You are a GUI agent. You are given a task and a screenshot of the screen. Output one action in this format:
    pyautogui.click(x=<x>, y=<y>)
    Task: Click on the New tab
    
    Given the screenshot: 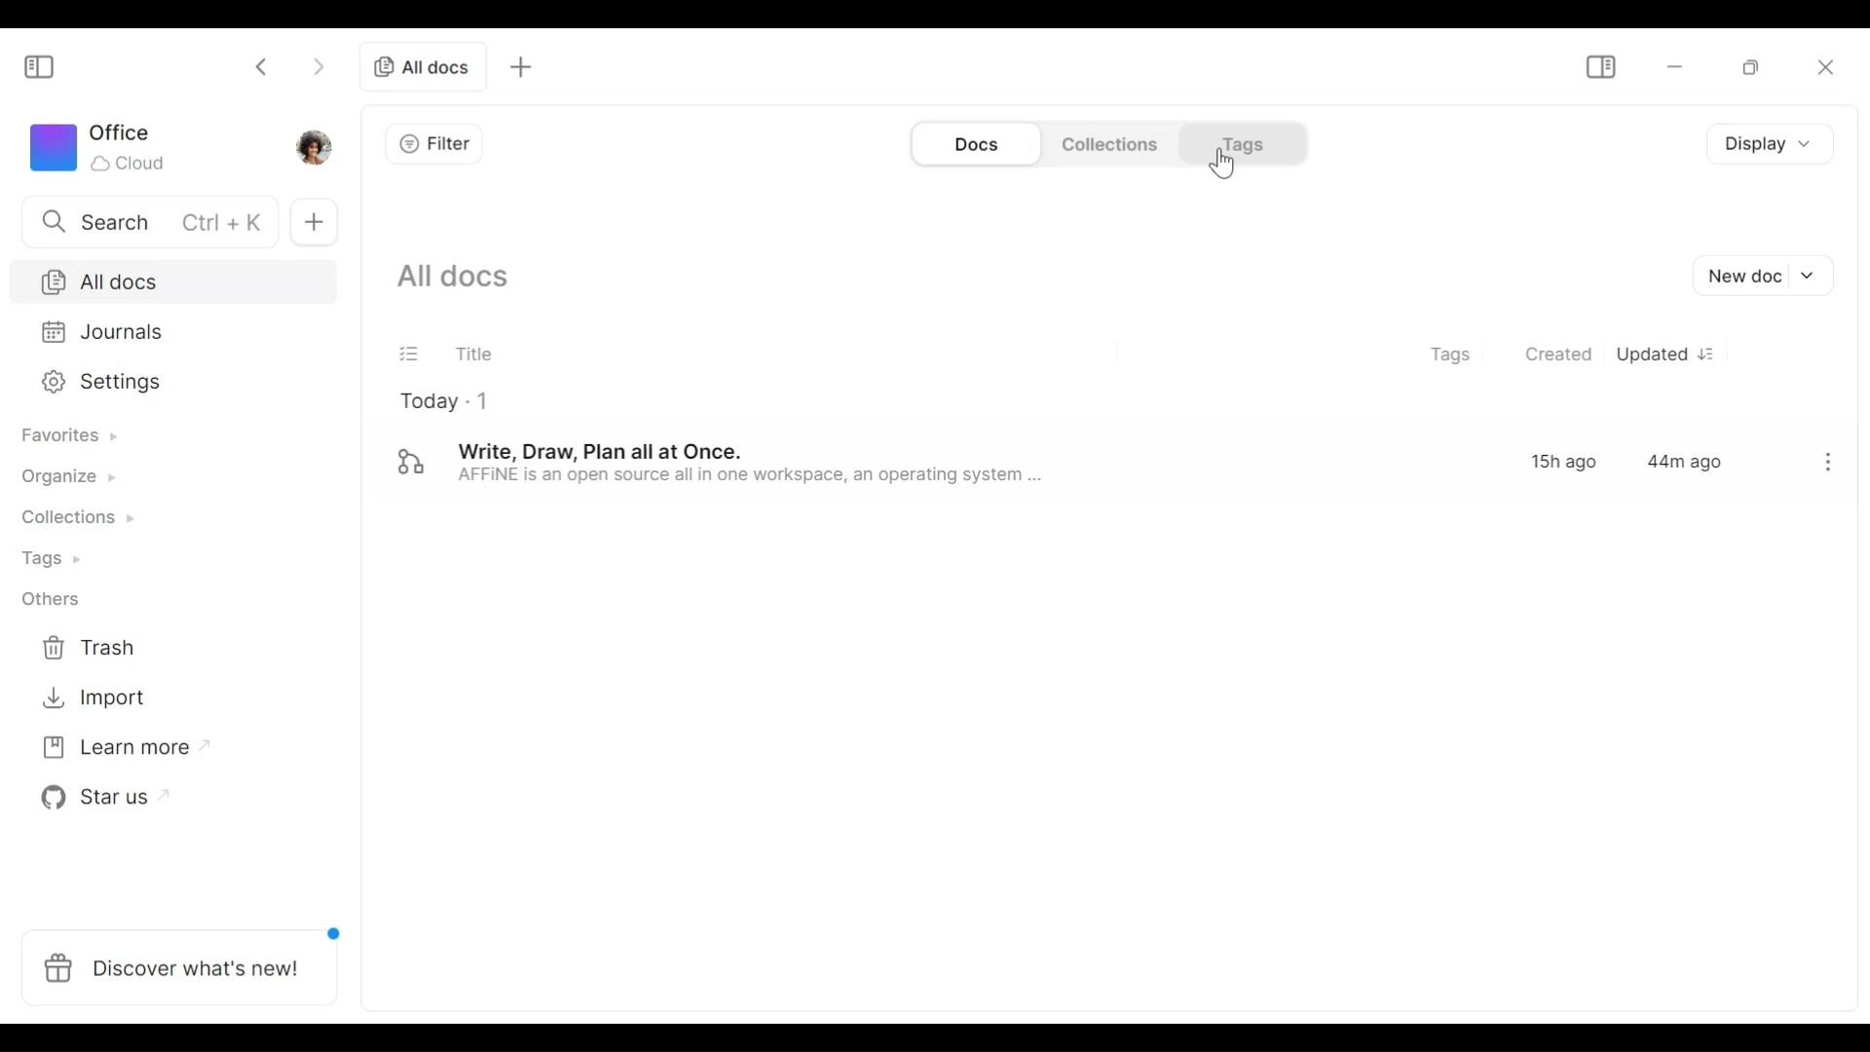 What is the action you would take?
    pyautogui.click(x=525, y=66)
    